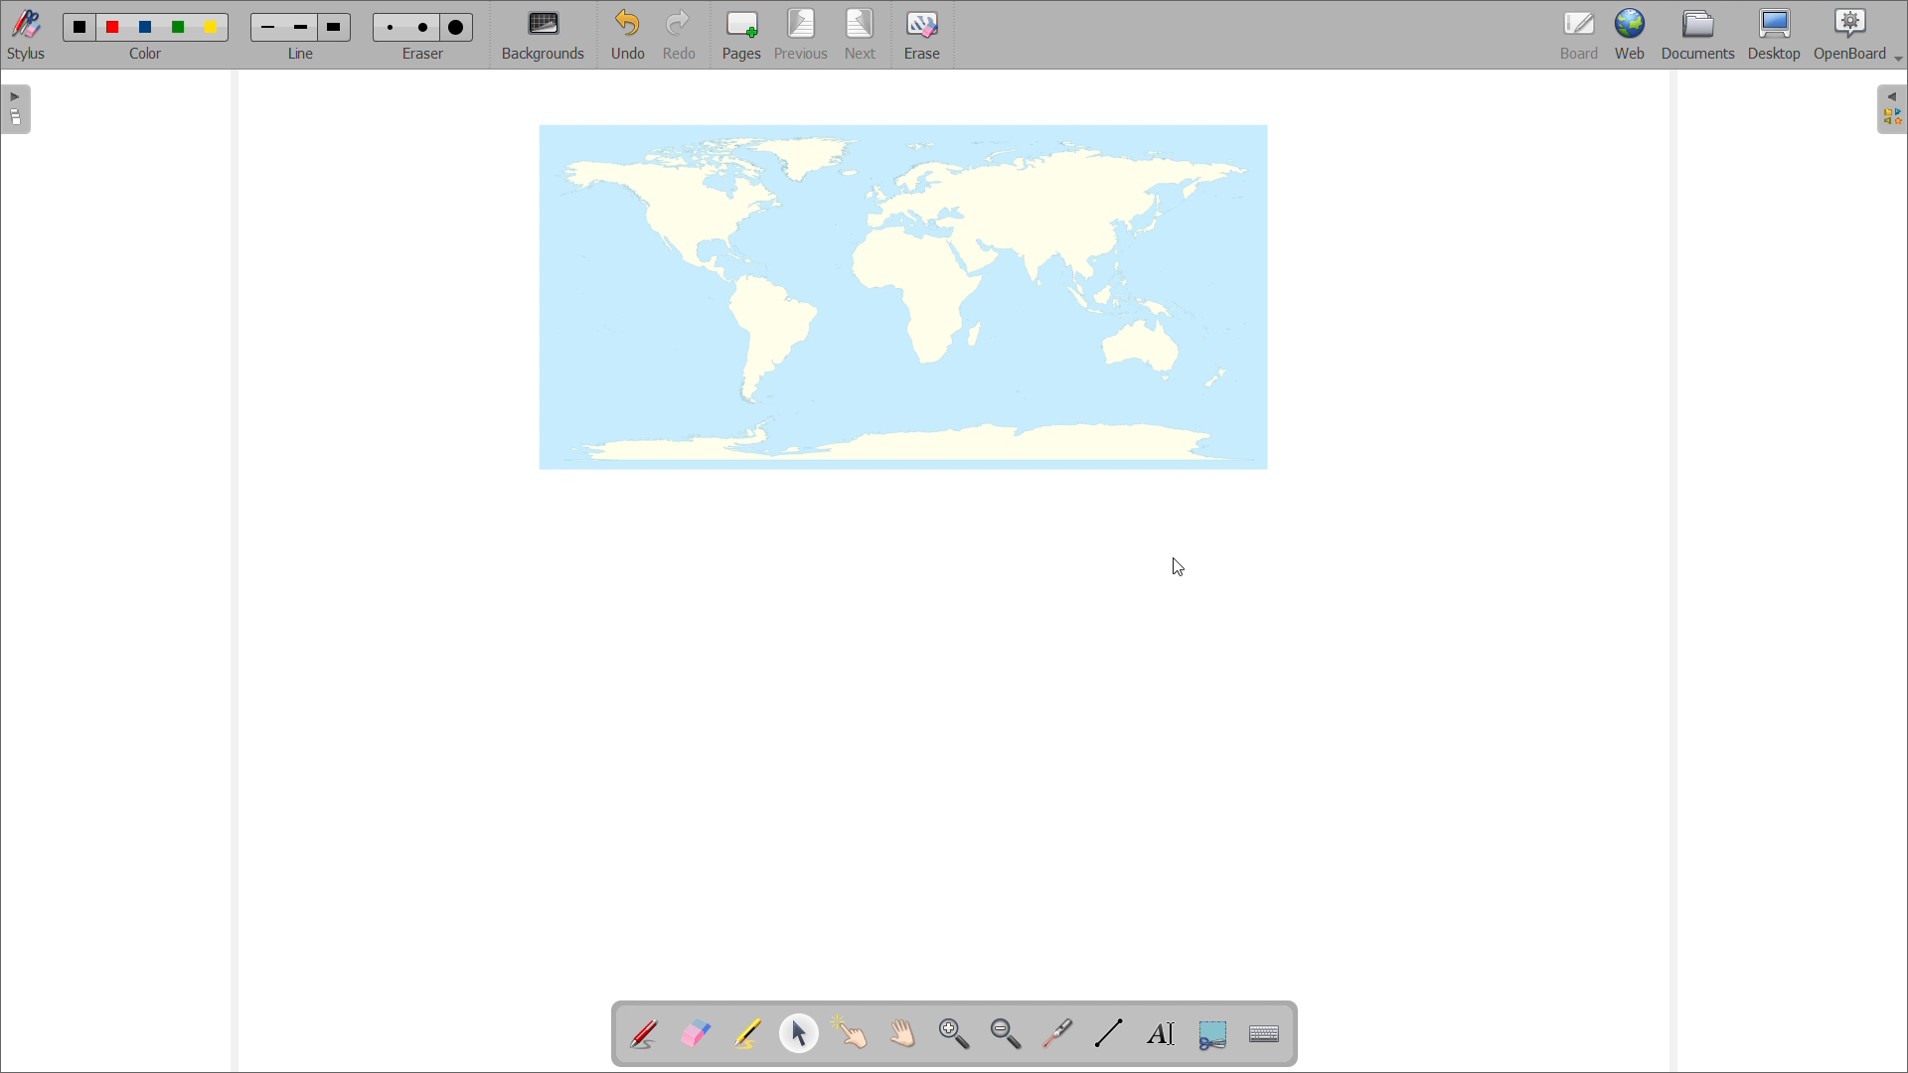  Describe the element at coordinates (1058, 1033) in the screenshot. I see `virtual laser pointer` at that location.